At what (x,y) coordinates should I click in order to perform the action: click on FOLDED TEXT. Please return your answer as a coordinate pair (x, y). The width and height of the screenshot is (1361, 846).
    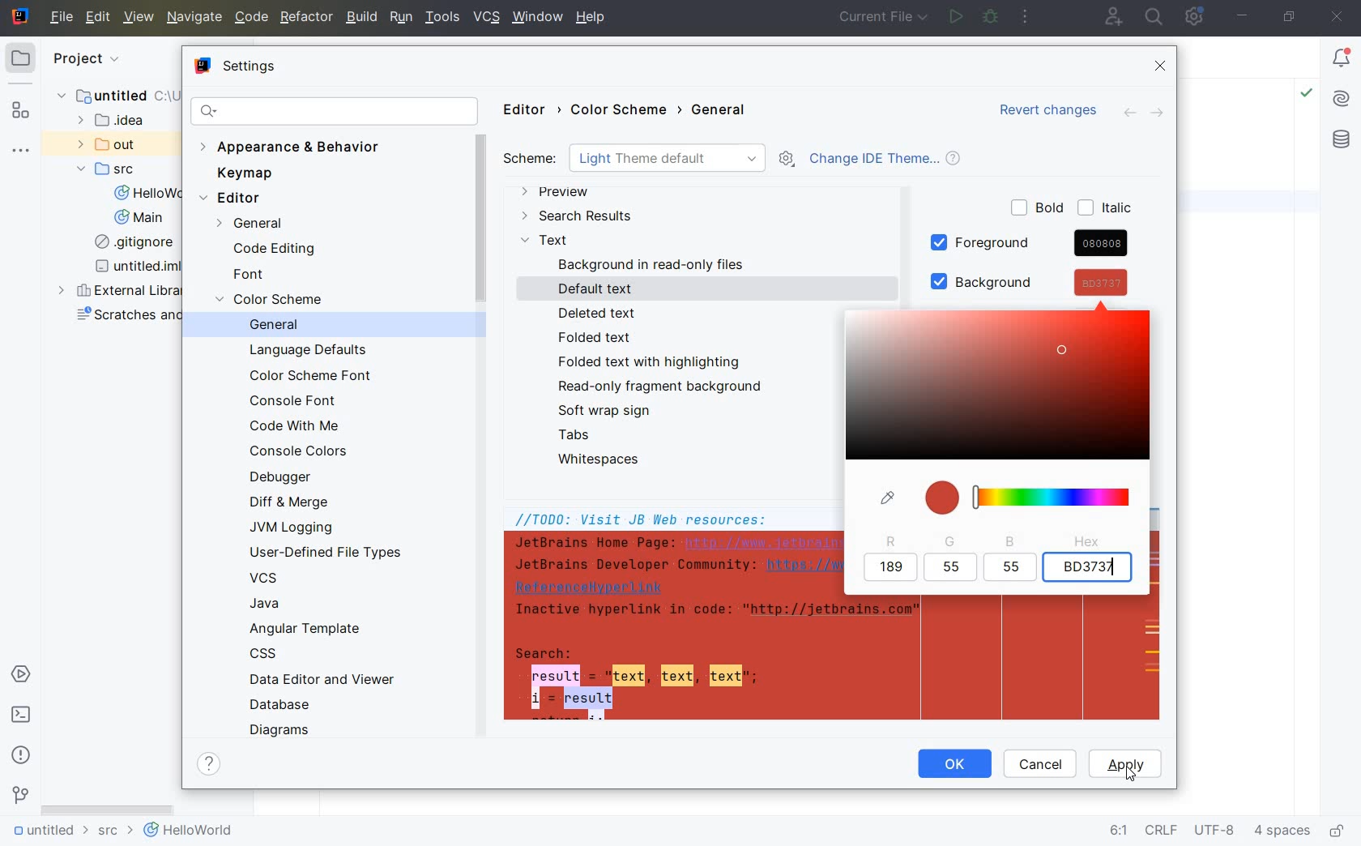
    Looking at the image, I should click on (599, 339).